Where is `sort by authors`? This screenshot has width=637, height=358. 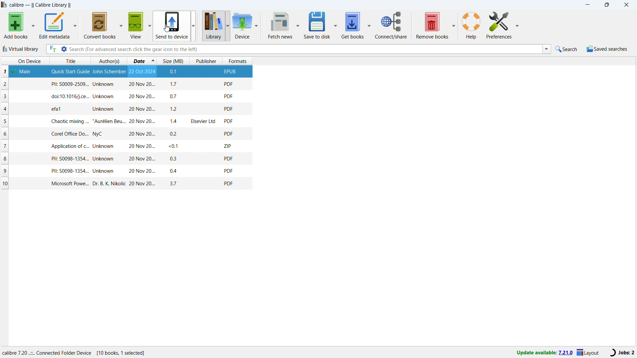
sort by authors is located at coordinates (109, 61).